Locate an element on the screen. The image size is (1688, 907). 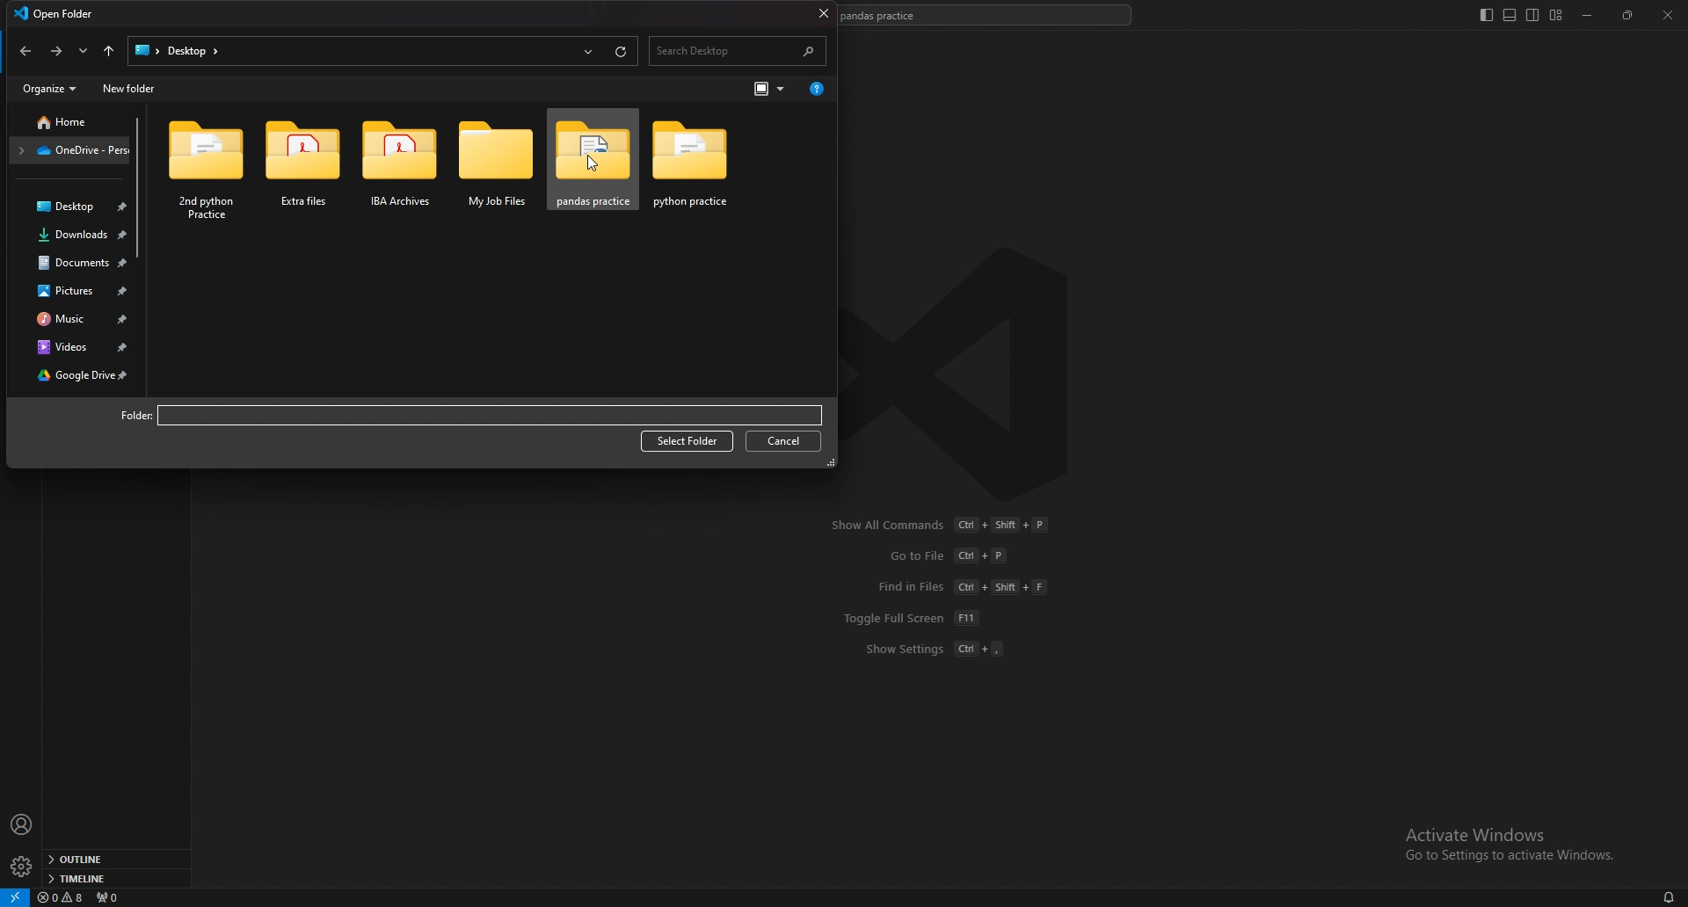
close is located at coordinates (821, 14).